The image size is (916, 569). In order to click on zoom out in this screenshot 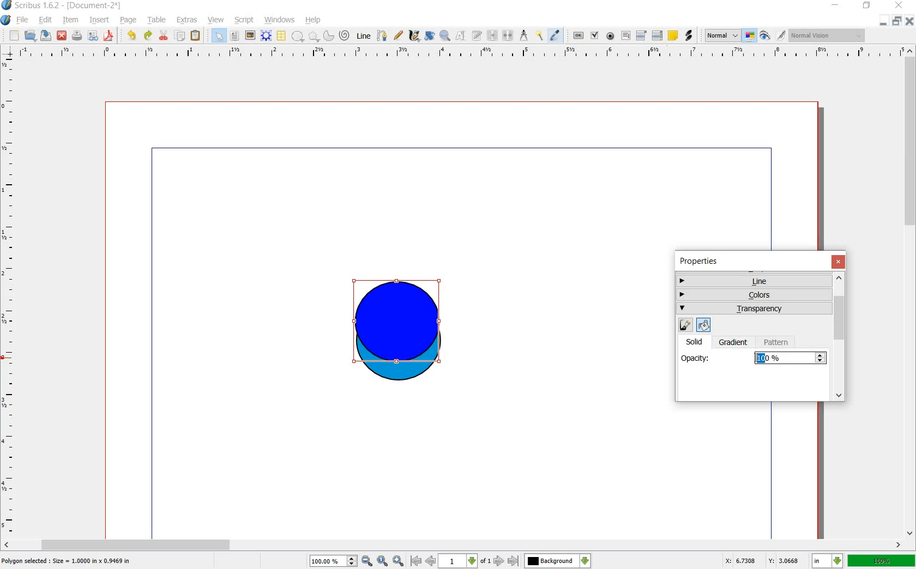, I will do `click(367, 561)`.